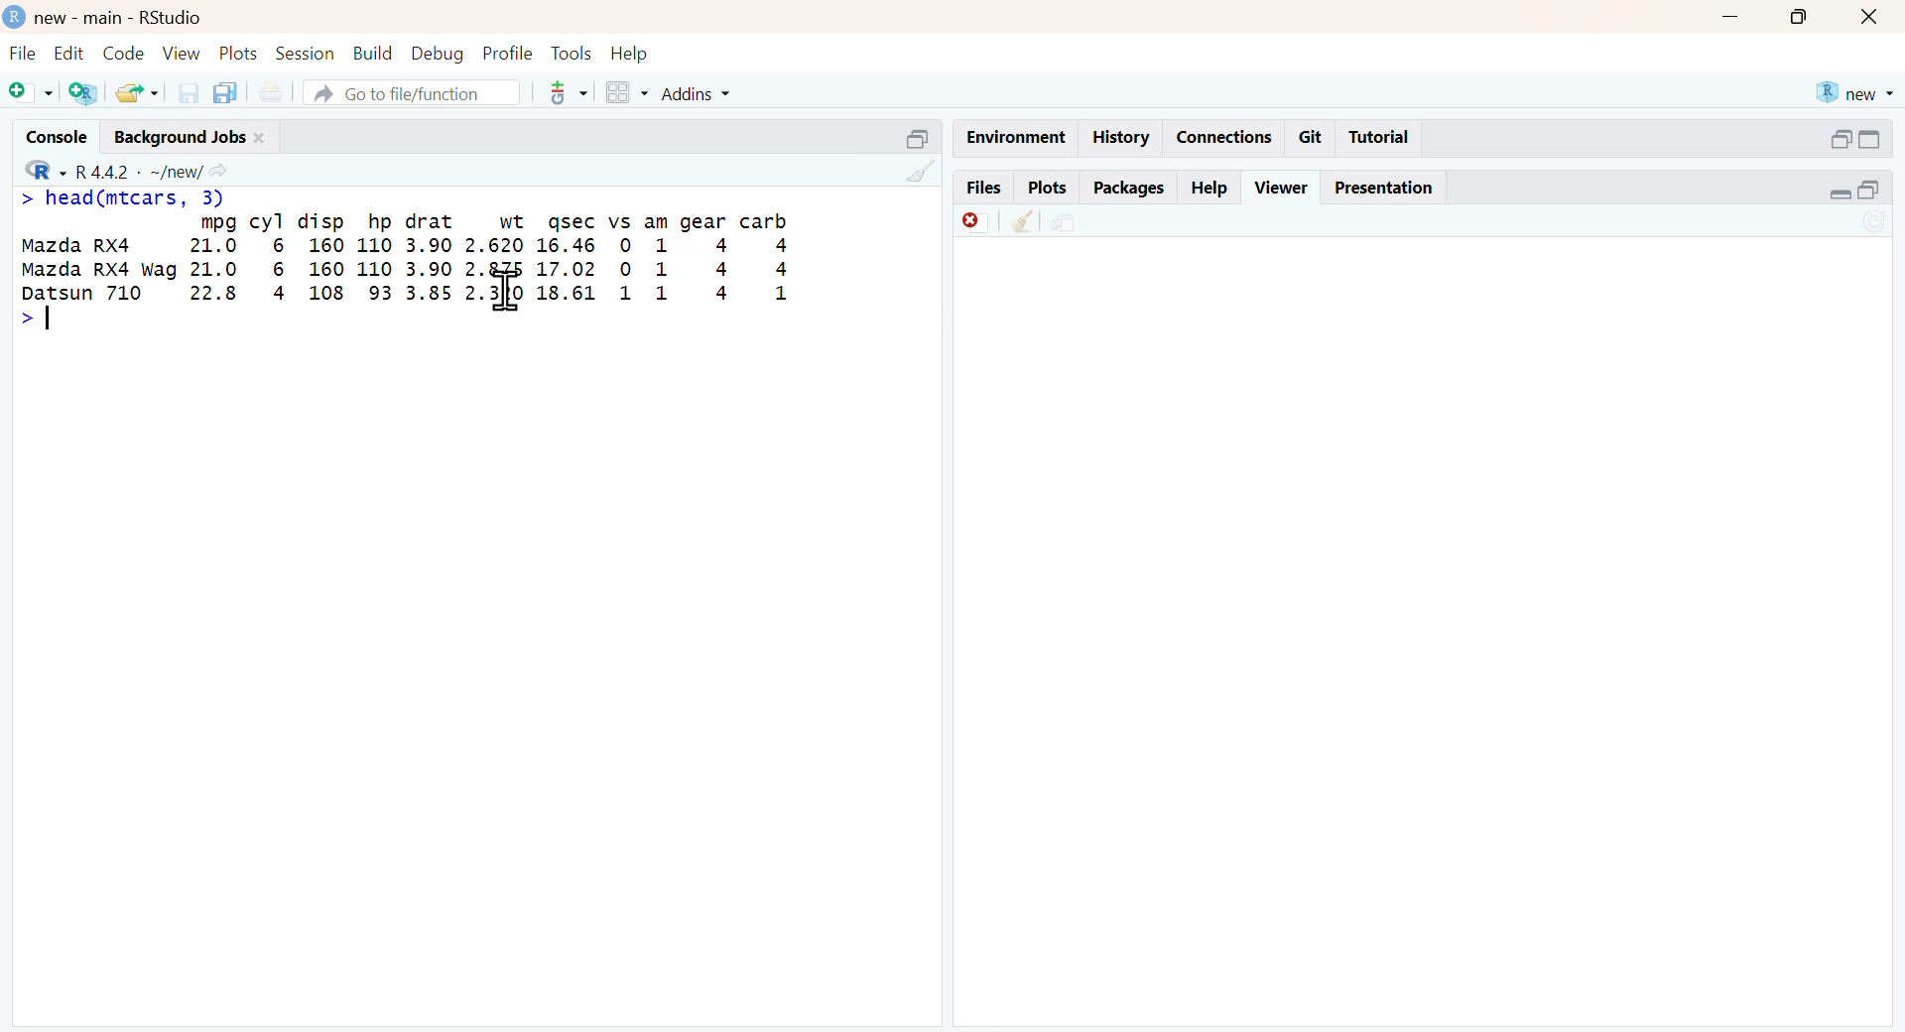 The image size is (1905, 1032). I want to click on Console, so click(50, 132).